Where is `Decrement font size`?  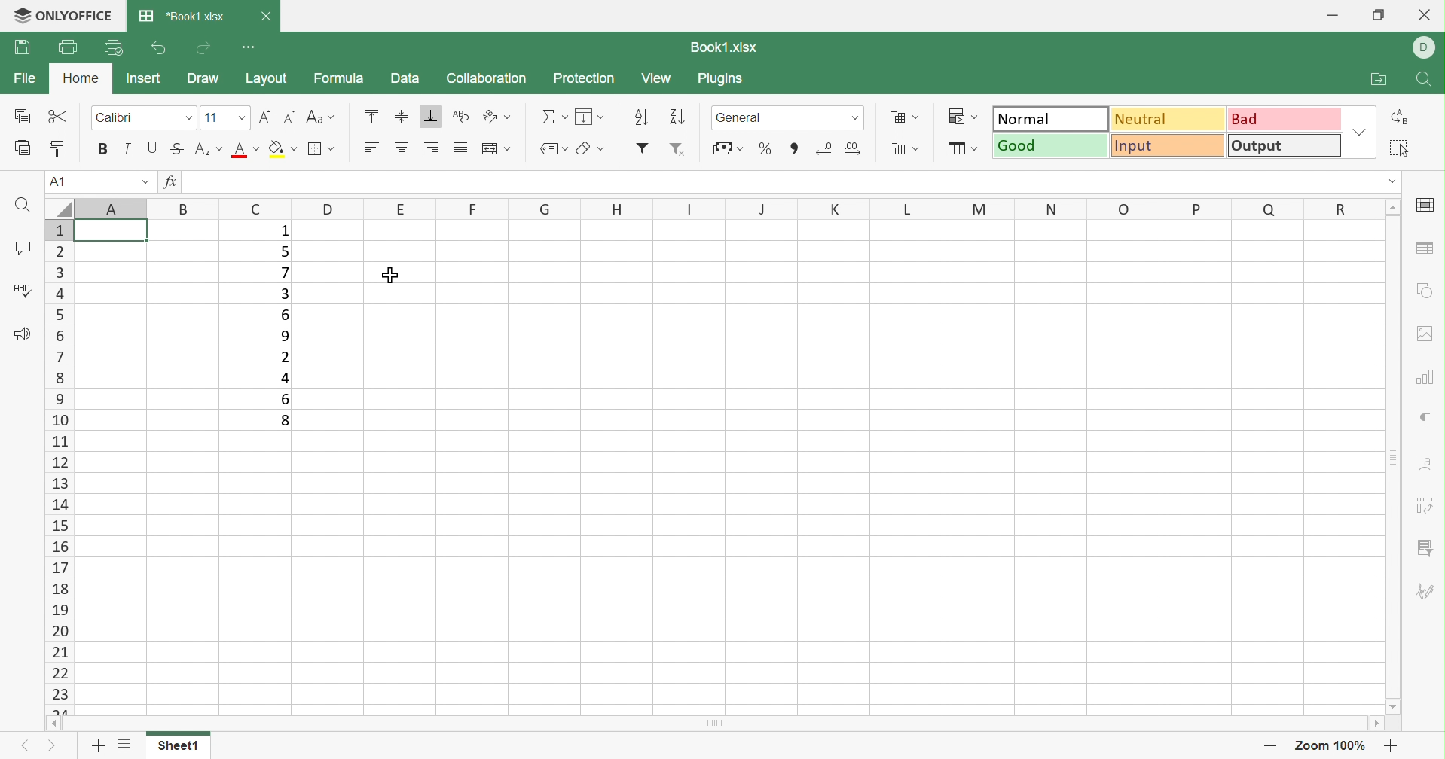 Decrement font size is located at coordinates (289, 117).